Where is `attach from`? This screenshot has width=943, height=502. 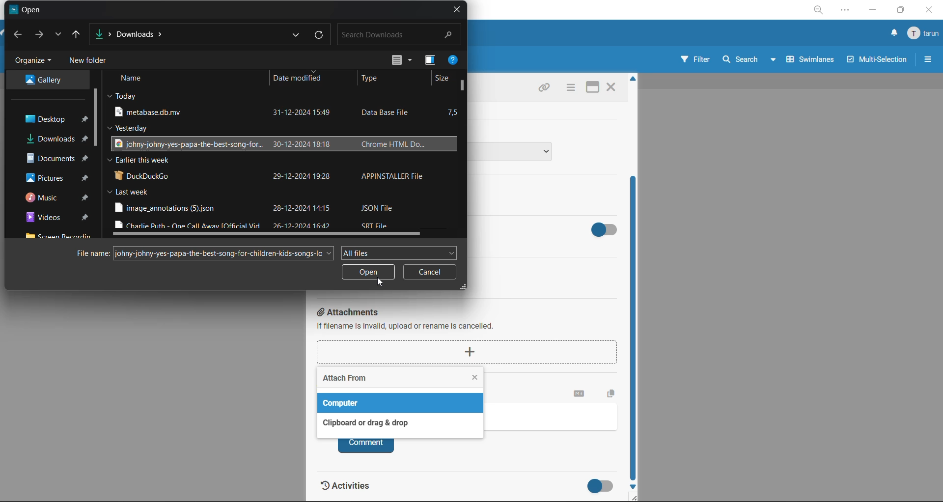
attach from is located at coordinates (345, 380).